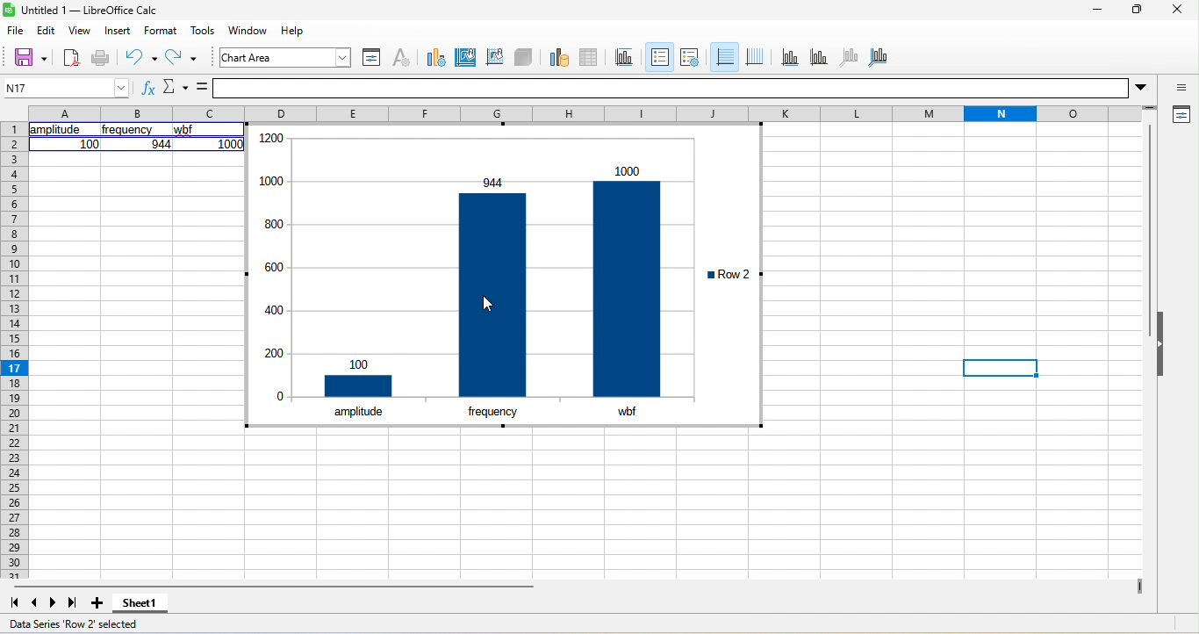 The height and width of the screenshot is (634, 1199). What do you see at coordinates (24, 57) in the screenshot?
I see `save` at bounding box center [24, 57].